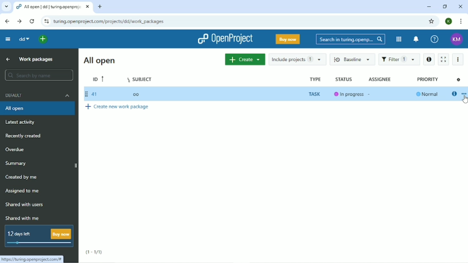 The height and width of the screenshot is (263, 468). Describe the element at coordinates (314, 79) in the screenshot. I see `Type` at that location.